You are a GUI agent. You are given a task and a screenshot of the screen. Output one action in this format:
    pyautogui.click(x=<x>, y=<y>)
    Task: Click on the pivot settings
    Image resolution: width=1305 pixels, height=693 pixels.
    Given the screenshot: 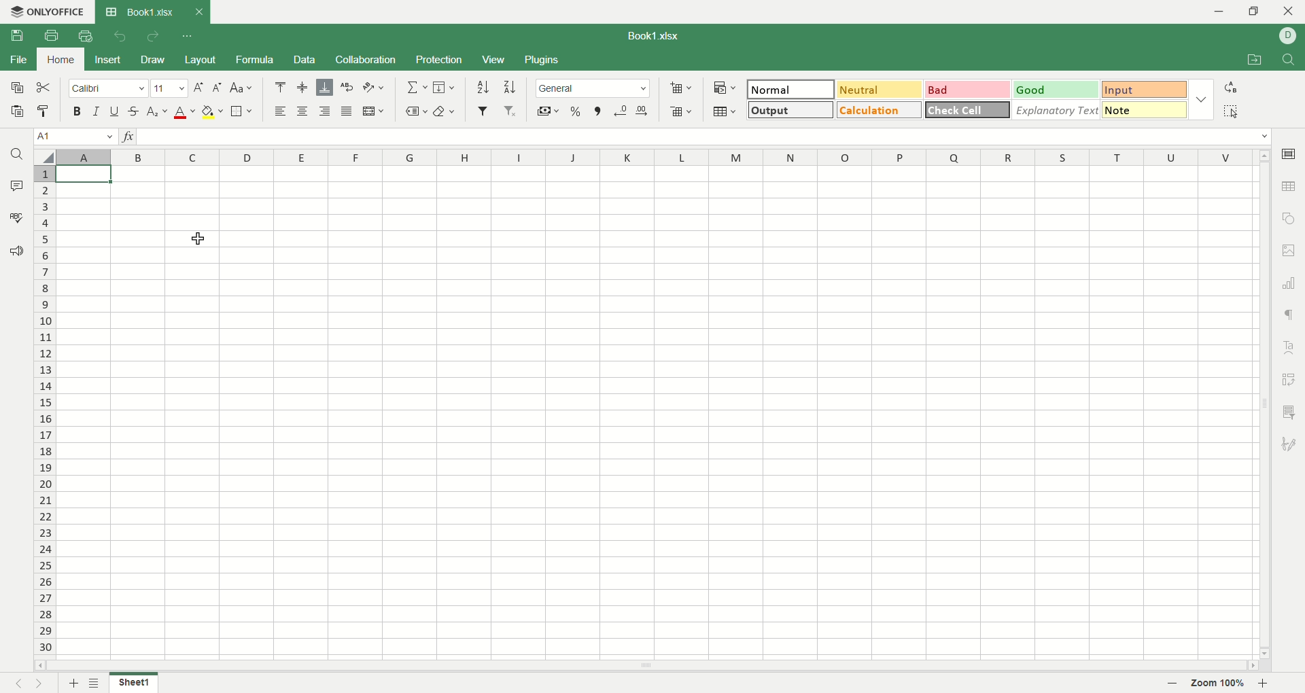 What is the action you would take?
    pyautogui.click(x=1290, y=378)
    